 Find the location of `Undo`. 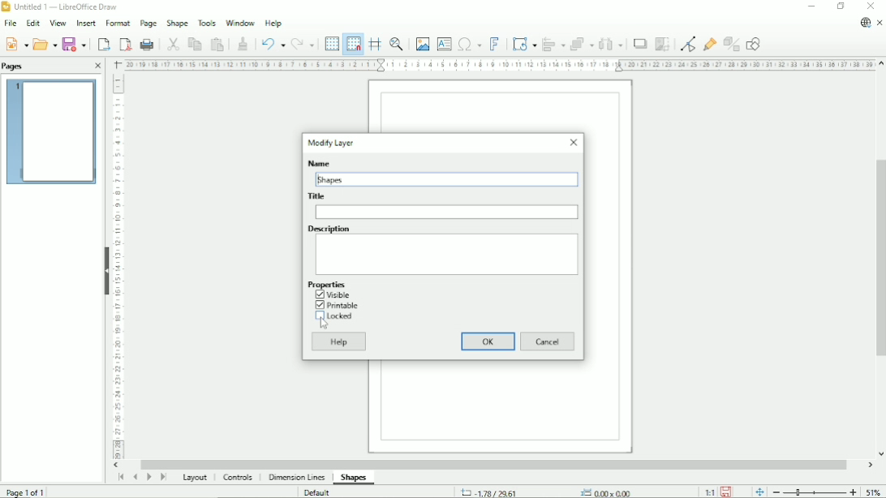

Undo is located at coordinates (272, 42).